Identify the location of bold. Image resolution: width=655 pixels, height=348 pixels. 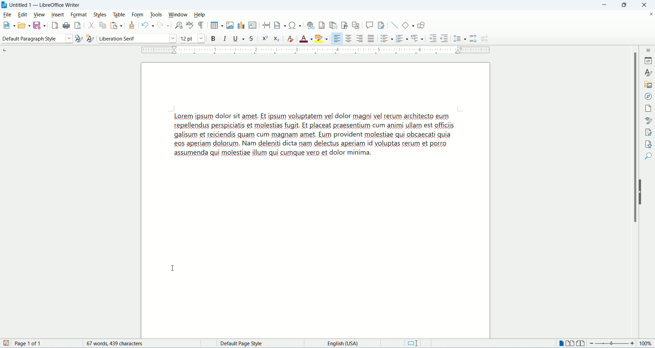
(212, 38).